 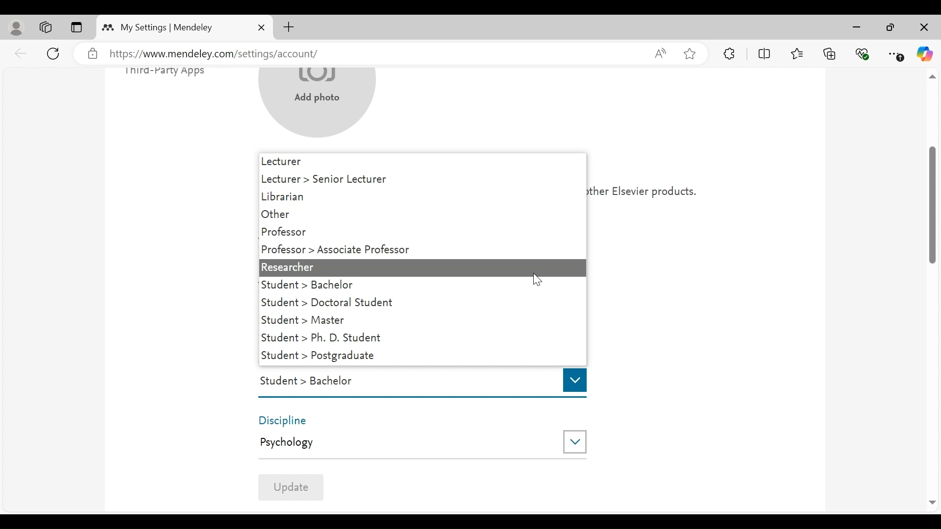 I want to click on  back, so click(x=21, y=53).